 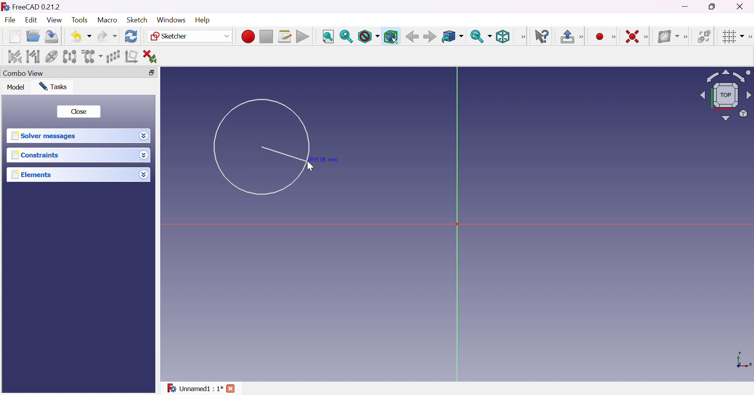 What do you see at coordinates (248, 35) in the screenshot?
I see `Macro recording...` at bounding box center [248, 35].